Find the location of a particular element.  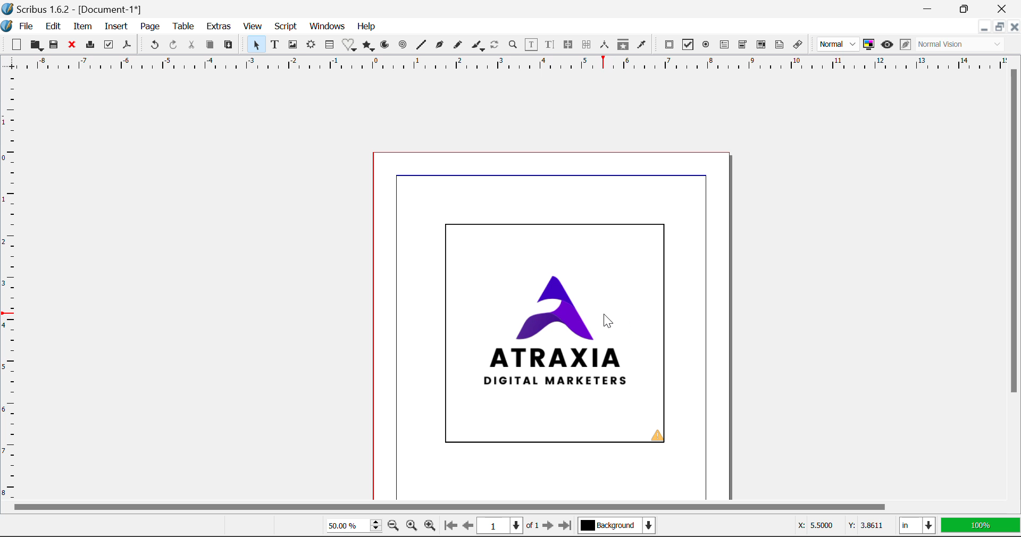

Item is located at coordinates (83, 27).